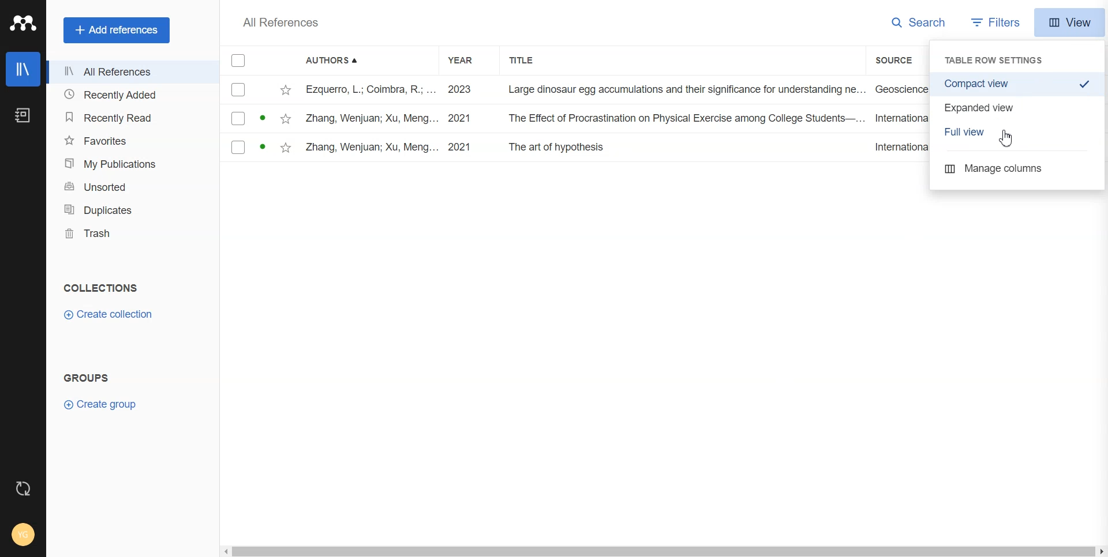  What do you see at coordinates (123, 234) in the screenshot?
I see `Trash` at bounding box center [123, 234].